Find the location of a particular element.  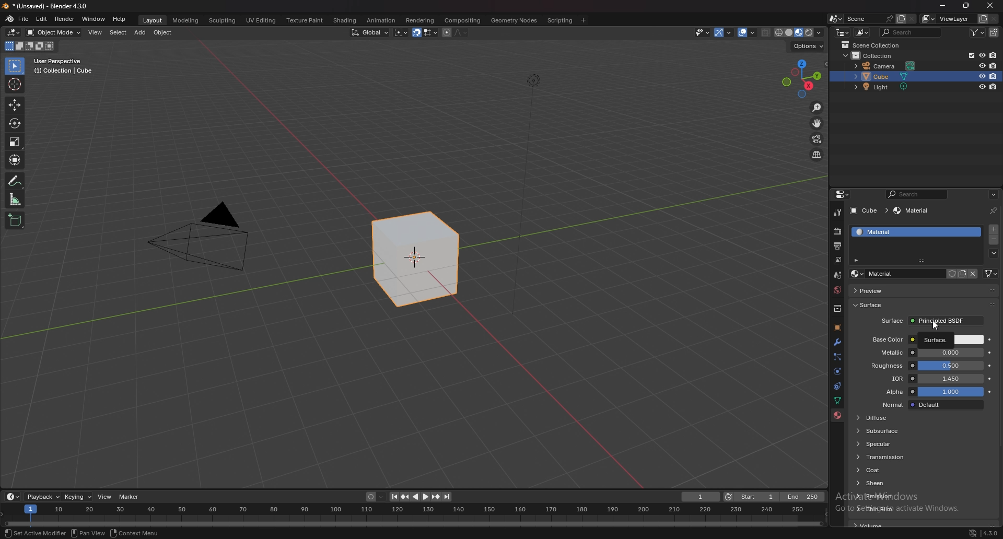

disable in renders is located at coordinates (994, 76).